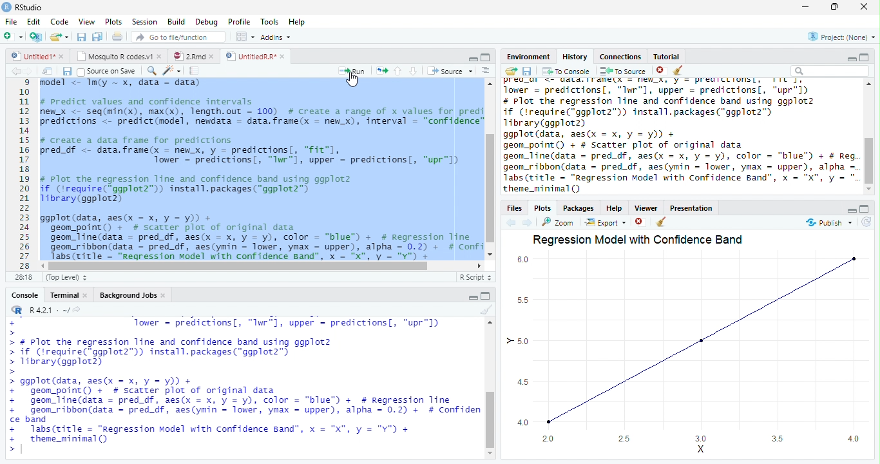  What do you see at coordinates (14, 72) in the screenshot?
I see `back` at bounding box center [14, 72].